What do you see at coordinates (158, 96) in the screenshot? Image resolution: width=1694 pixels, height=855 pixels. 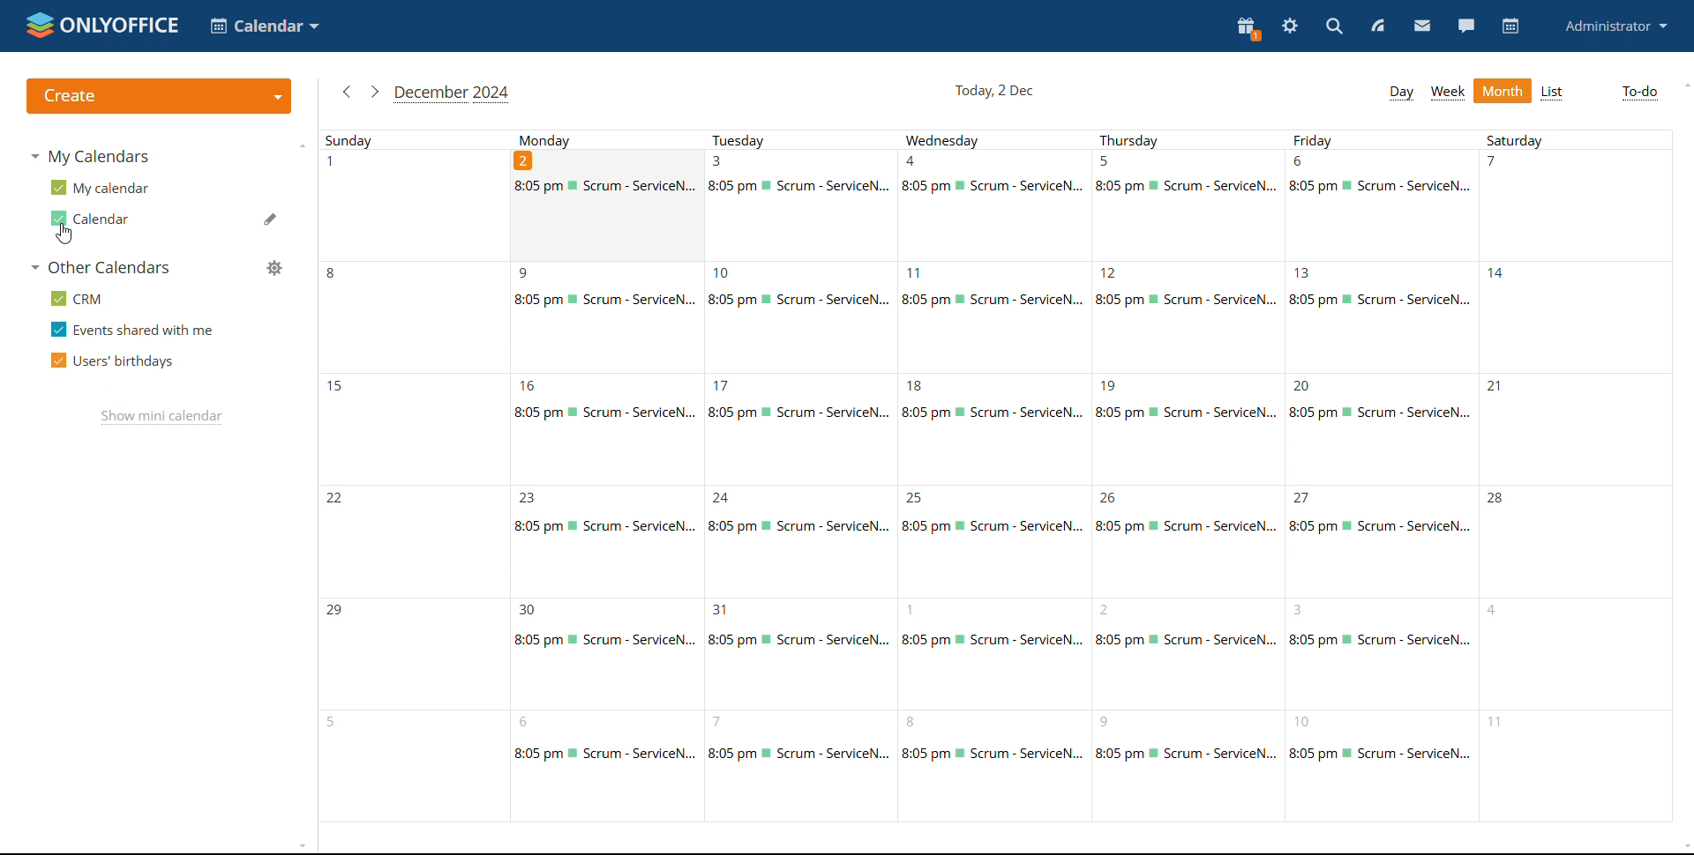 I see `create` at bounding box center [158, 96].